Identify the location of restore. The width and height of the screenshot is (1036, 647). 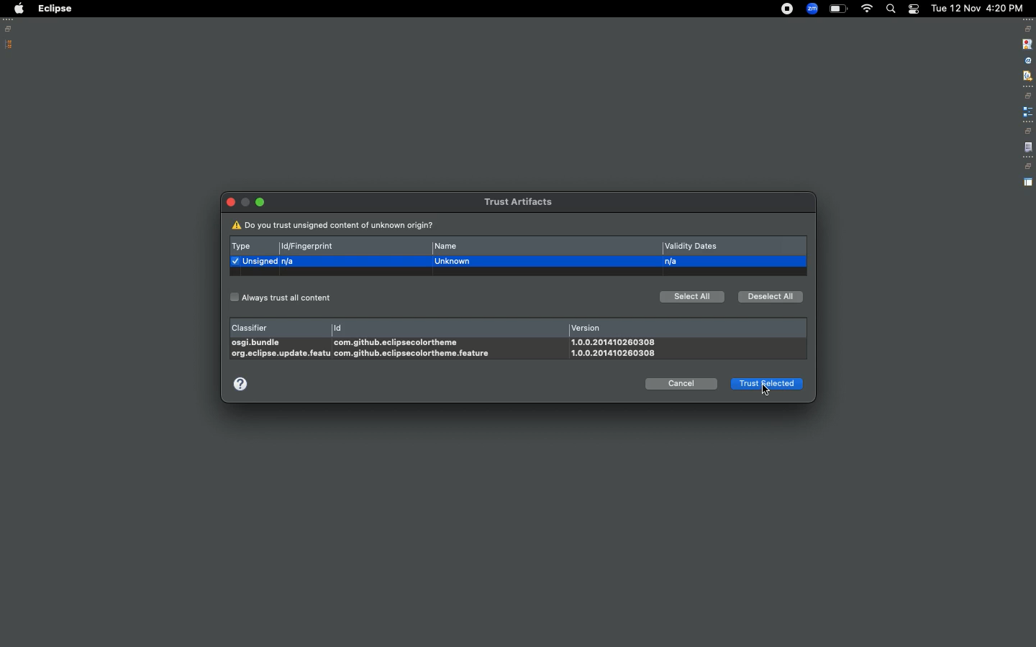
(1028, 29).